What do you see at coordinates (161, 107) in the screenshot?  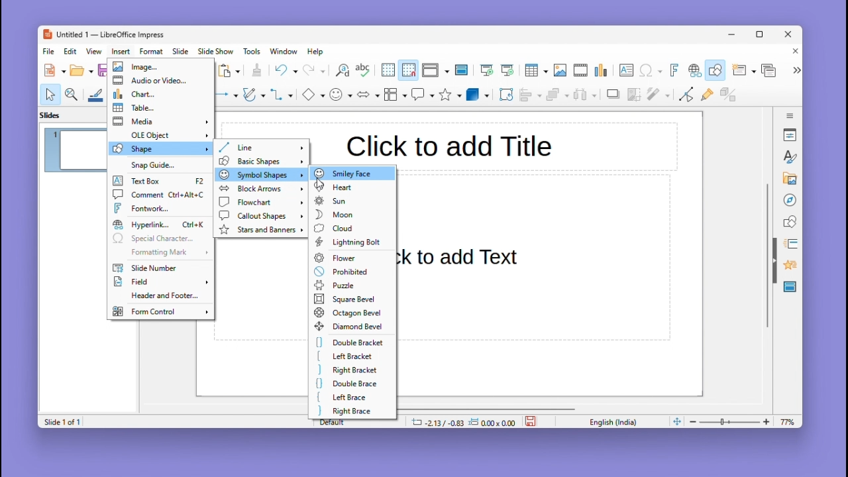 I see `Table` at bounding box center [161, 107].